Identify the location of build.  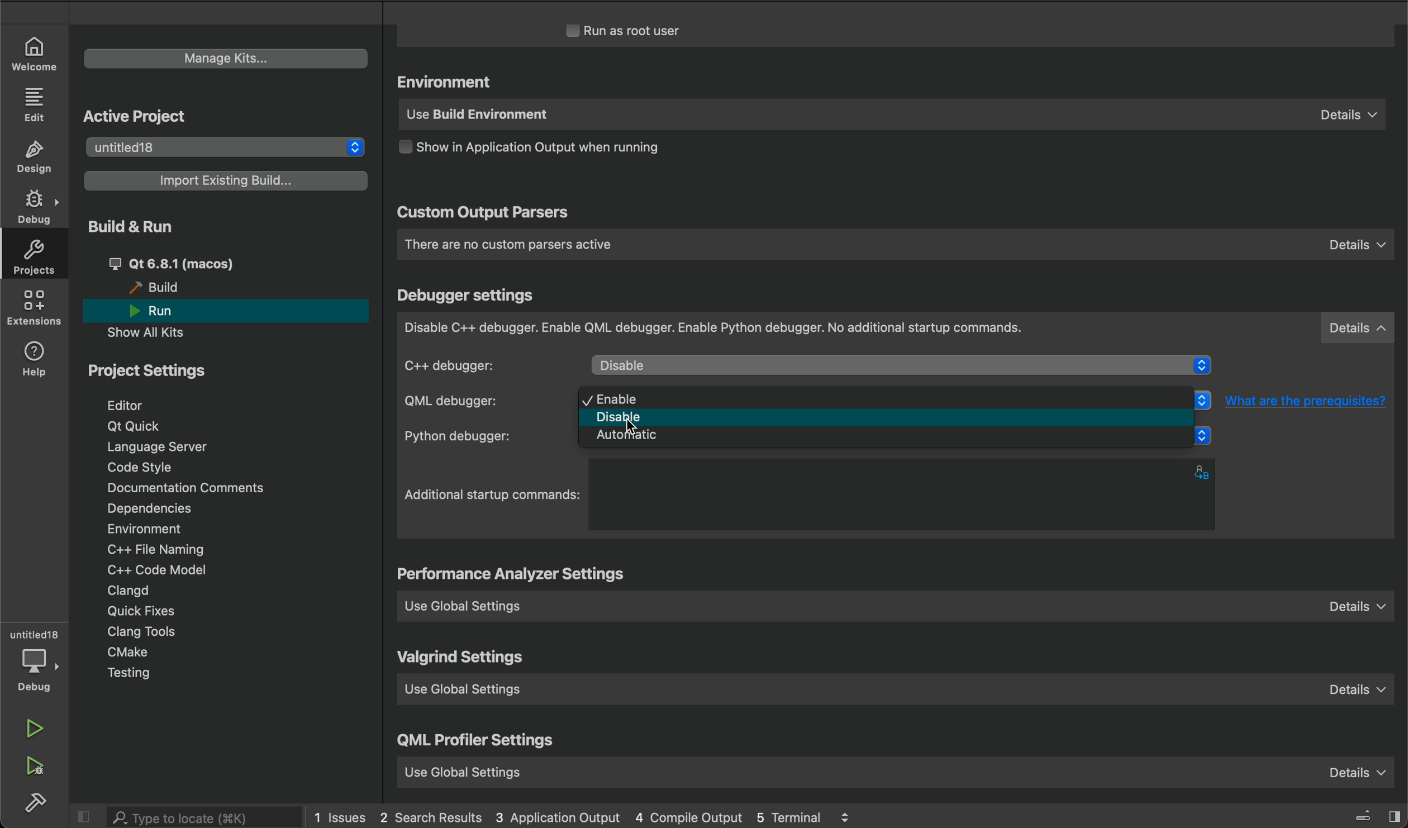
(160, 288).